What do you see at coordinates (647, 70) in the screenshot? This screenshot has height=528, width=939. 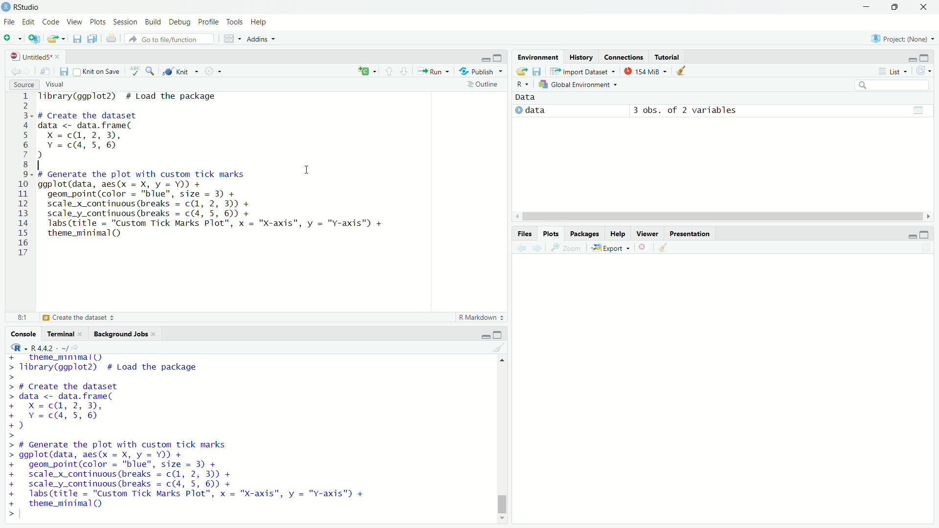 I see `154 MiB` at bounding box center [647, 70].